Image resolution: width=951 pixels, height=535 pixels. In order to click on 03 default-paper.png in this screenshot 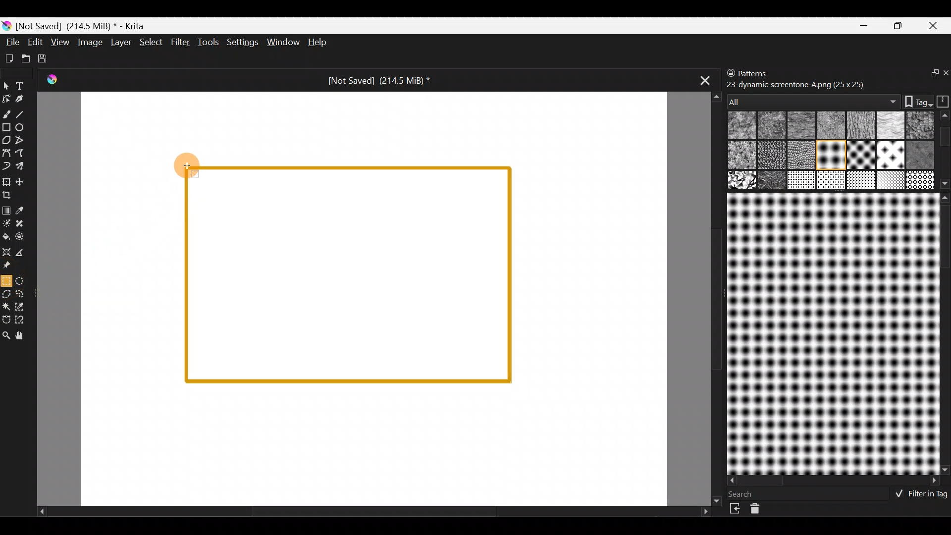, I will do `click(829, 126)`.